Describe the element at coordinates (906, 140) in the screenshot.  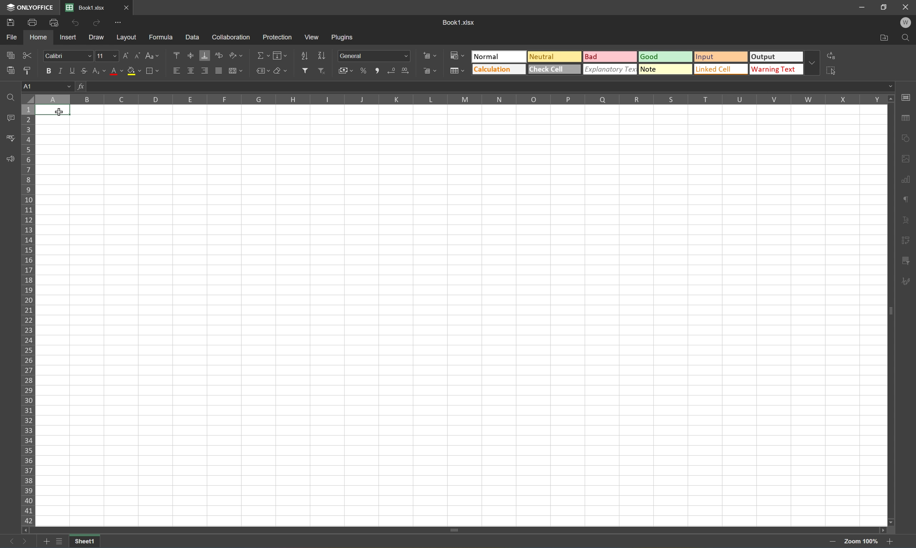
I see `Shape settings` at that location.